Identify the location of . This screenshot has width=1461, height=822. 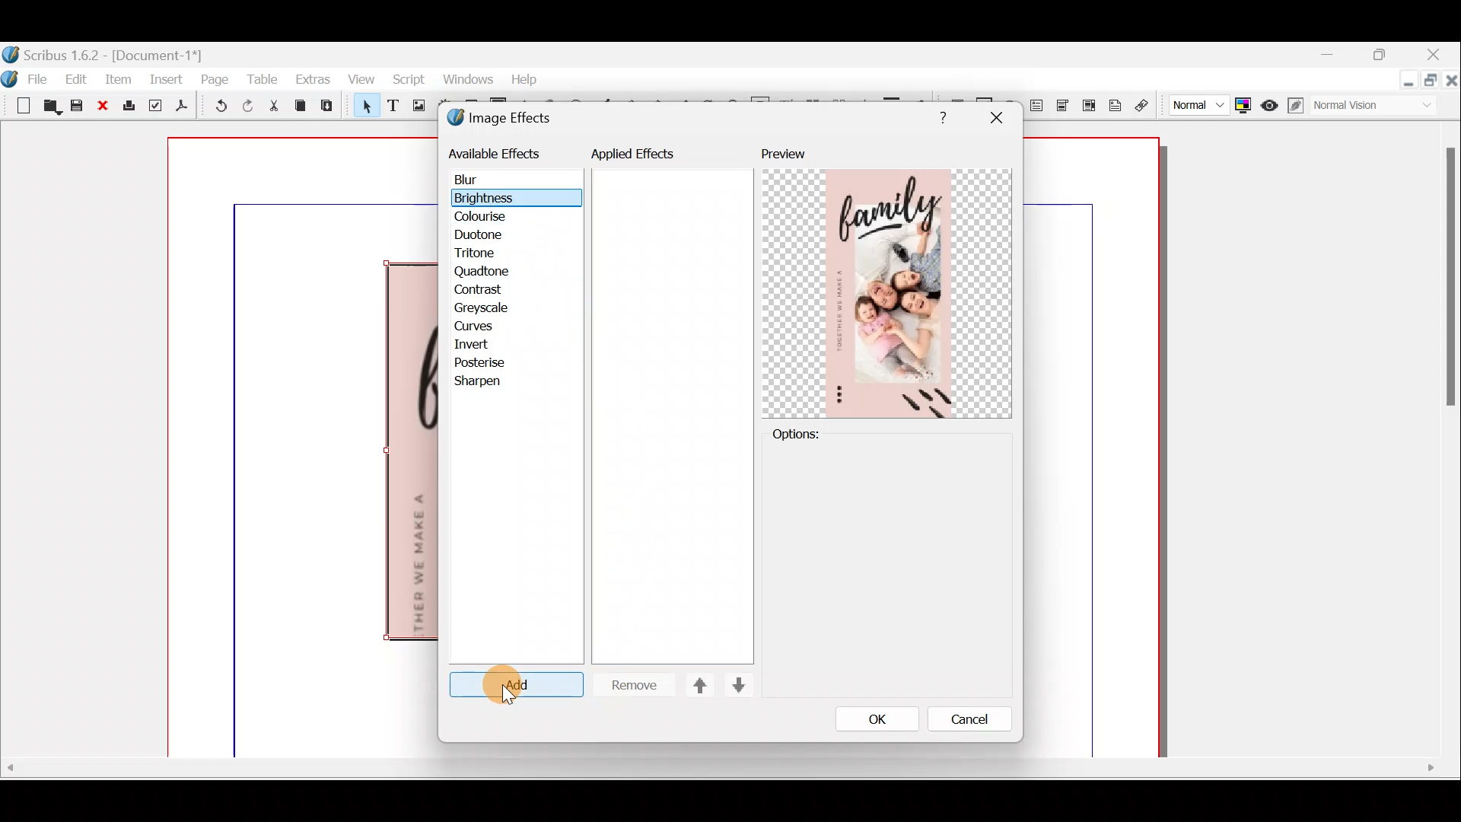
(939, 115).